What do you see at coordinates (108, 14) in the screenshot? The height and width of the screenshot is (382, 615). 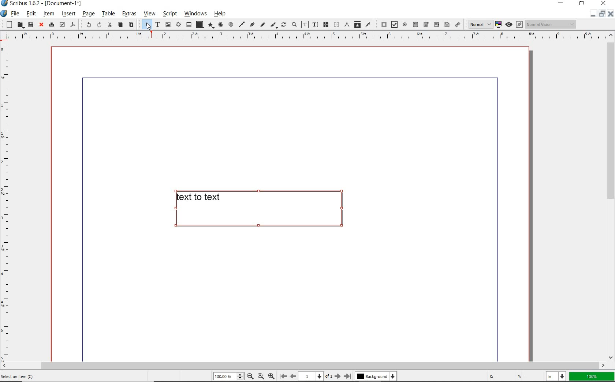 I see `table` at bounding box center [108, 14].